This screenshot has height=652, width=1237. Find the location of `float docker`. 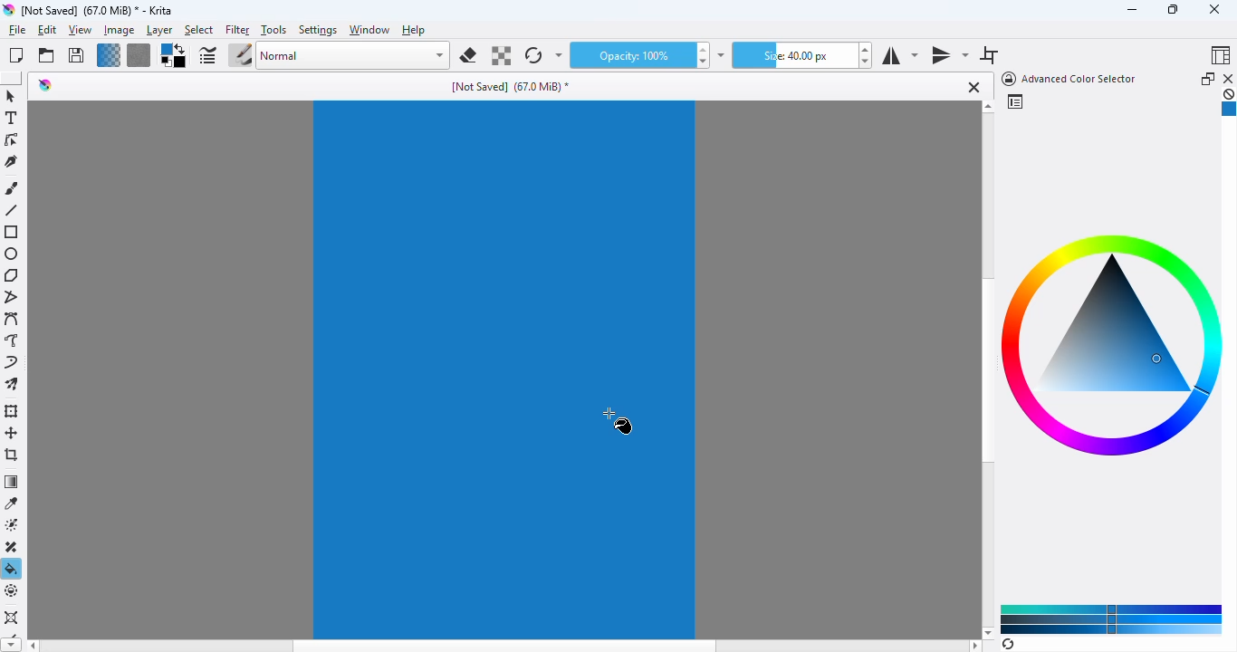

float docker is located at coordinates (1208, 78).